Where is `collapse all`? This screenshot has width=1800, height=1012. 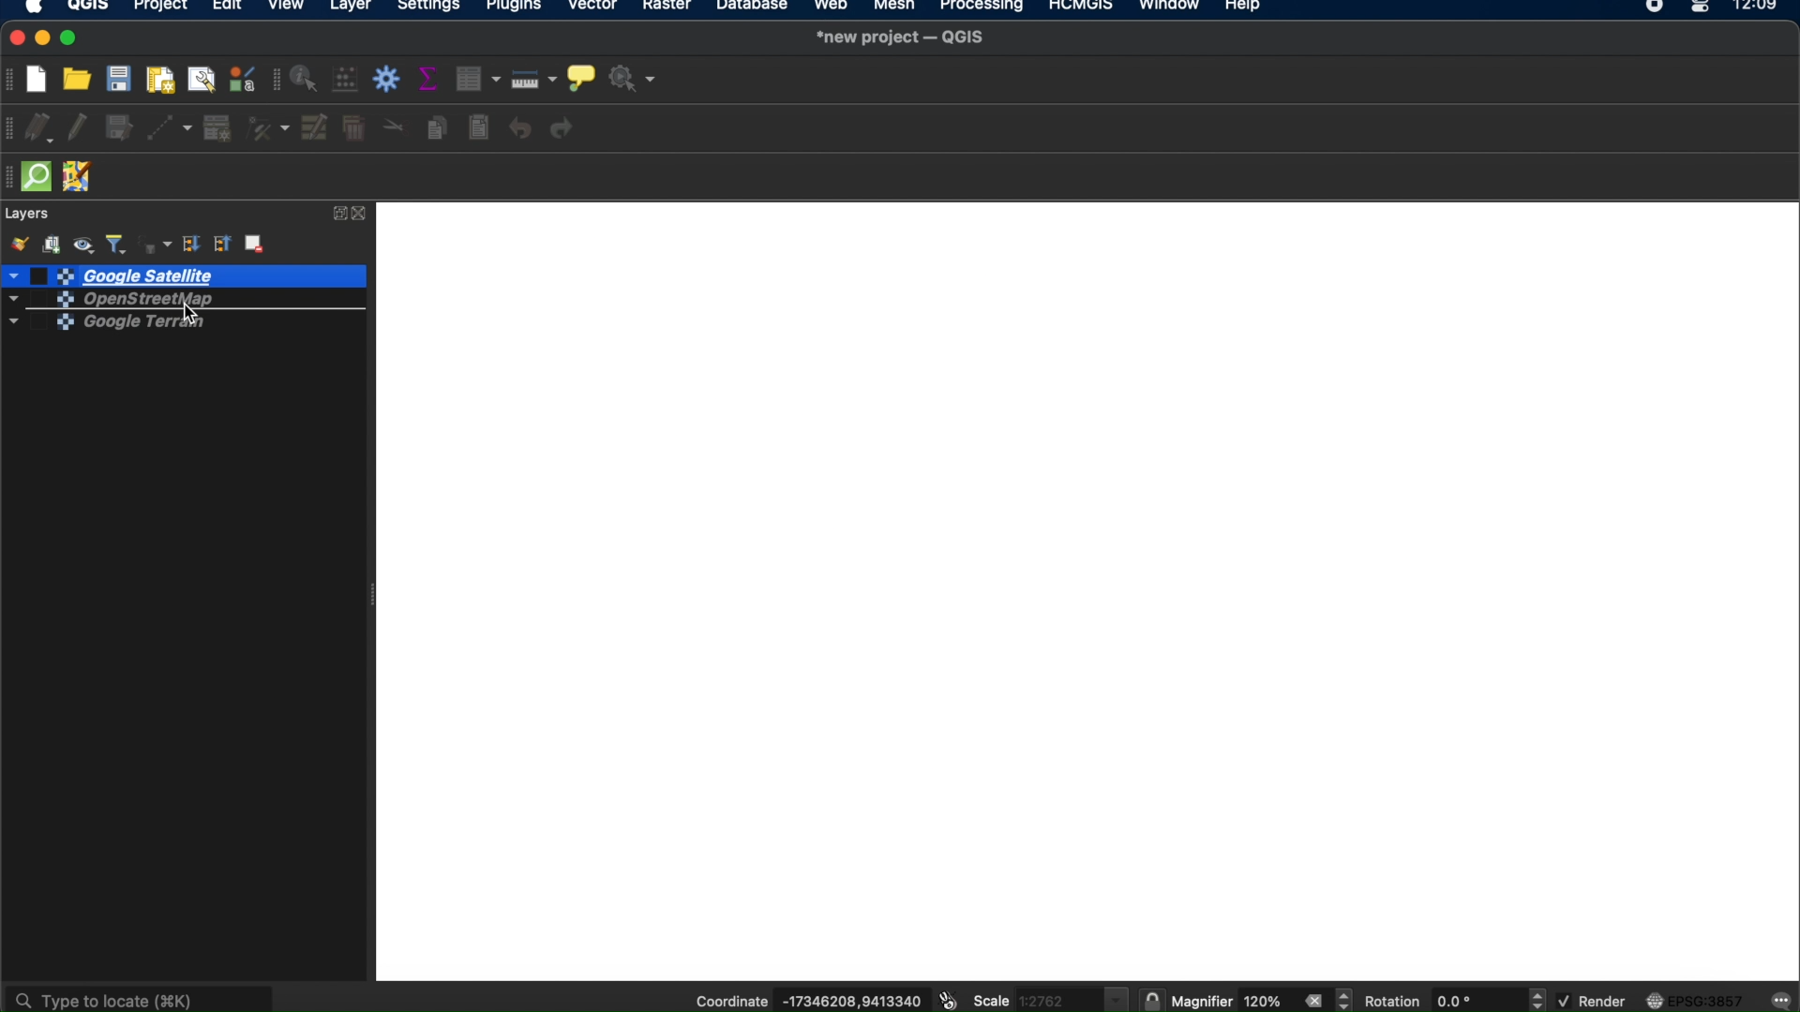
collapse all is located at coordinates (223, 245).